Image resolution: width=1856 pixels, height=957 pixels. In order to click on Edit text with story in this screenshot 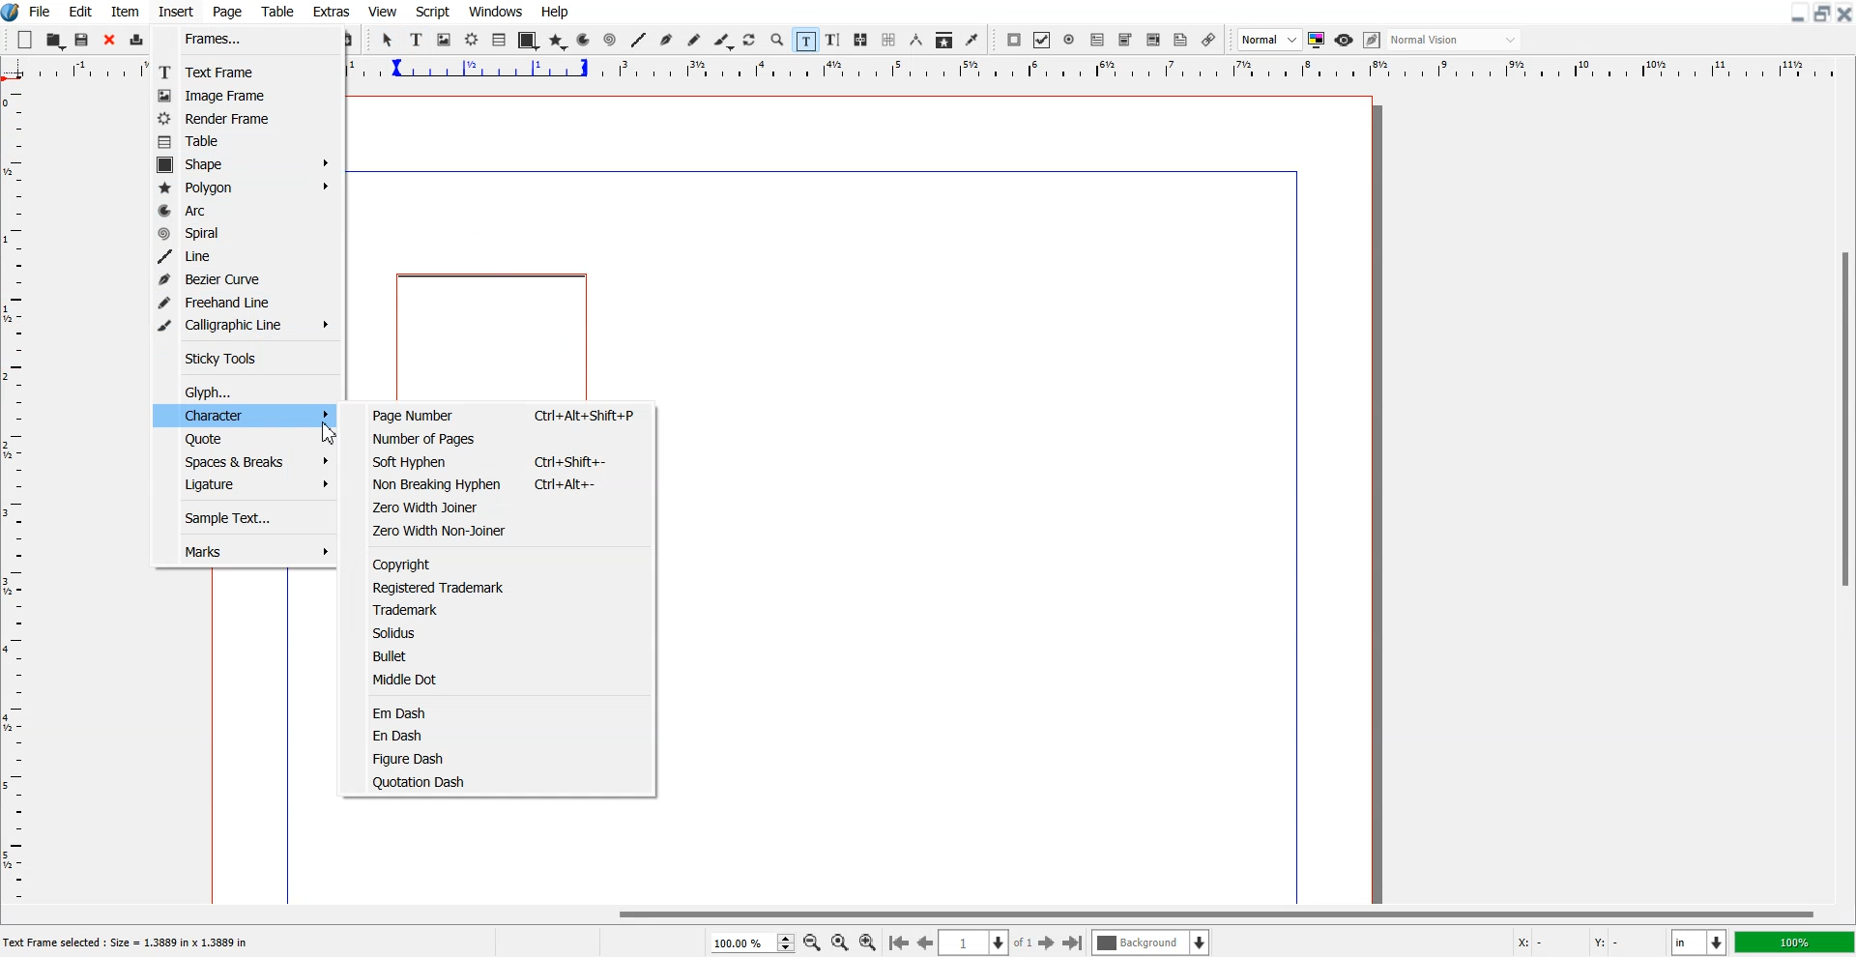, I will do `click(834, 41)`.